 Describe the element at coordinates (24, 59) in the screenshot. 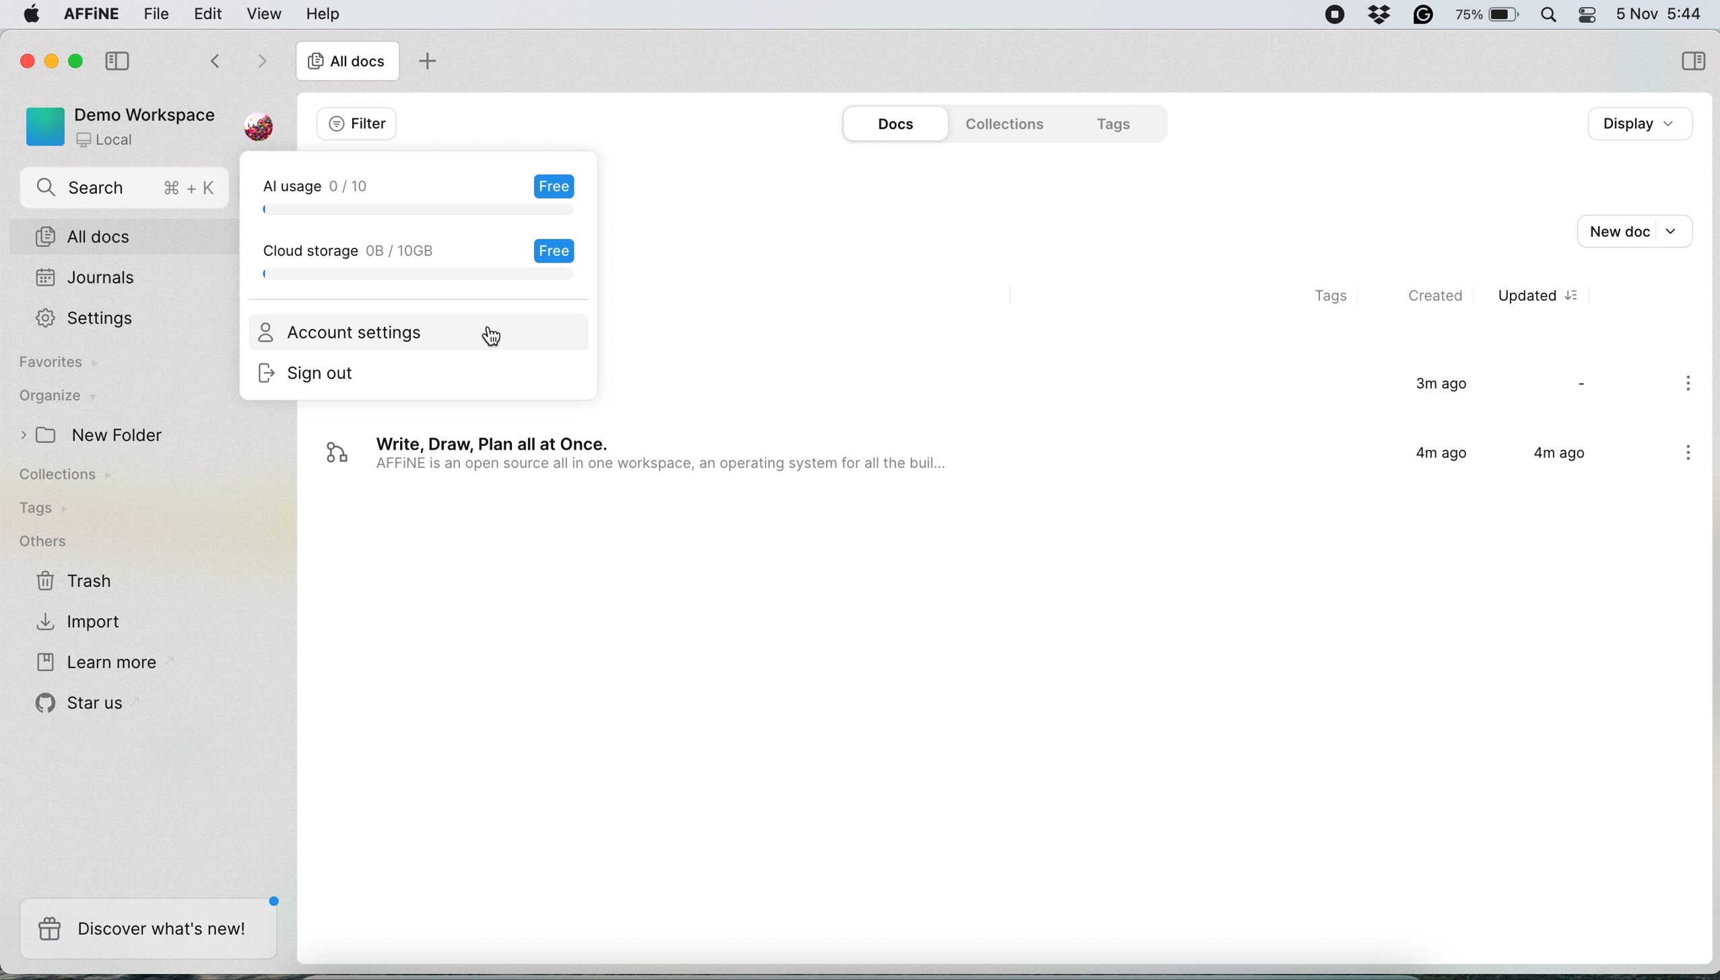

I see `close` at that location.